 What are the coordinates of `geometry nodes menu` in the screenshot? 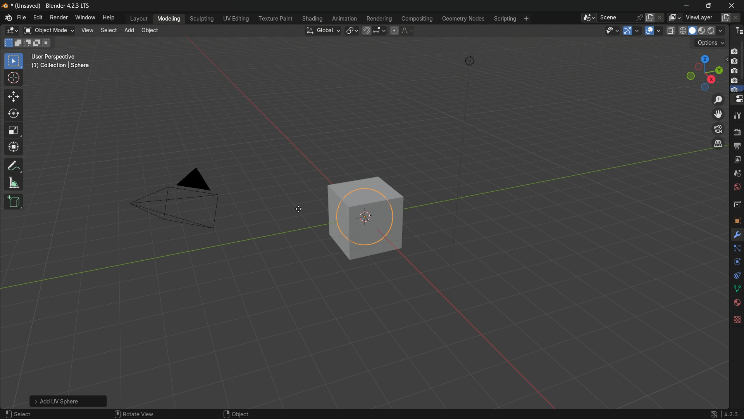 It's located at (463, 18).